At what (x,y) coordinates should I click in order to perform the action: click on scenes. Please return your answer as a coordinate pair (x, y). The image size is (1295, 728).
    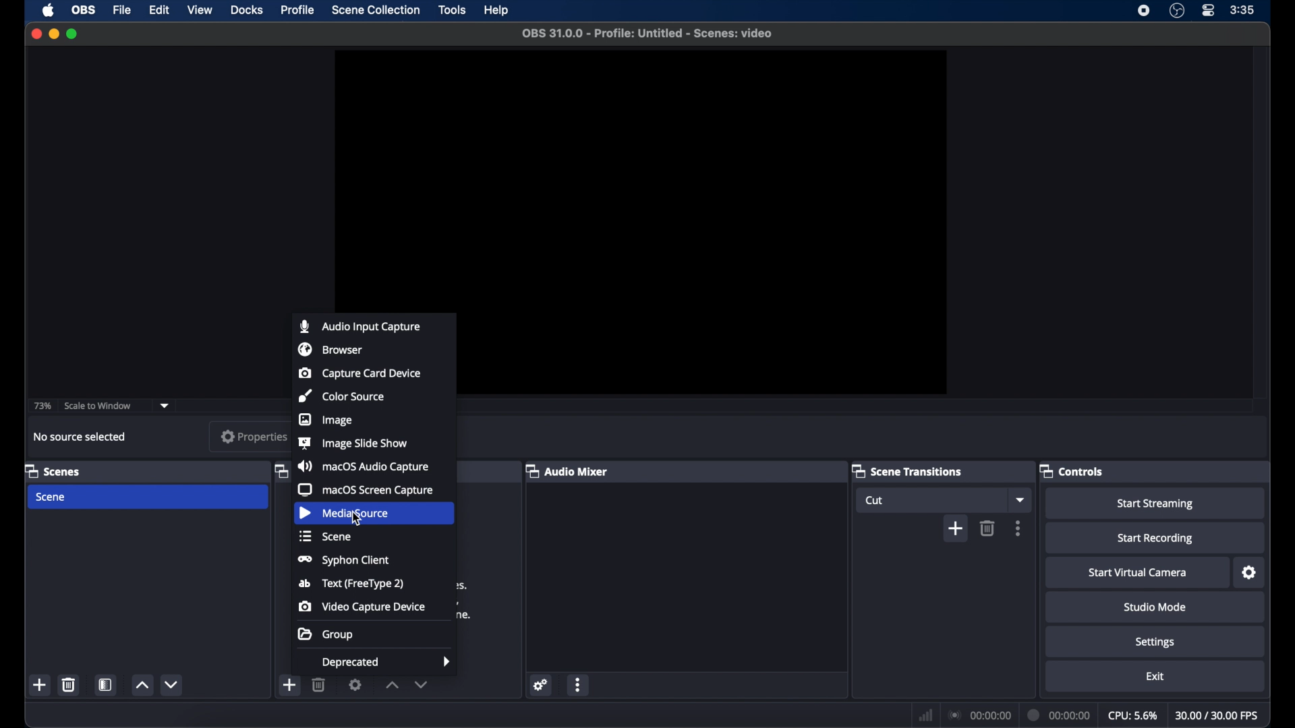
    Looking at the image, I should click on (53, 471).